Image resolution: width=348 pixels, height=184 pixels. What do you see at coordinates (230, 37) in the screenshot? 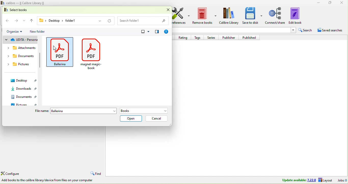
I see `publisher` at bounding box center [230, 37].